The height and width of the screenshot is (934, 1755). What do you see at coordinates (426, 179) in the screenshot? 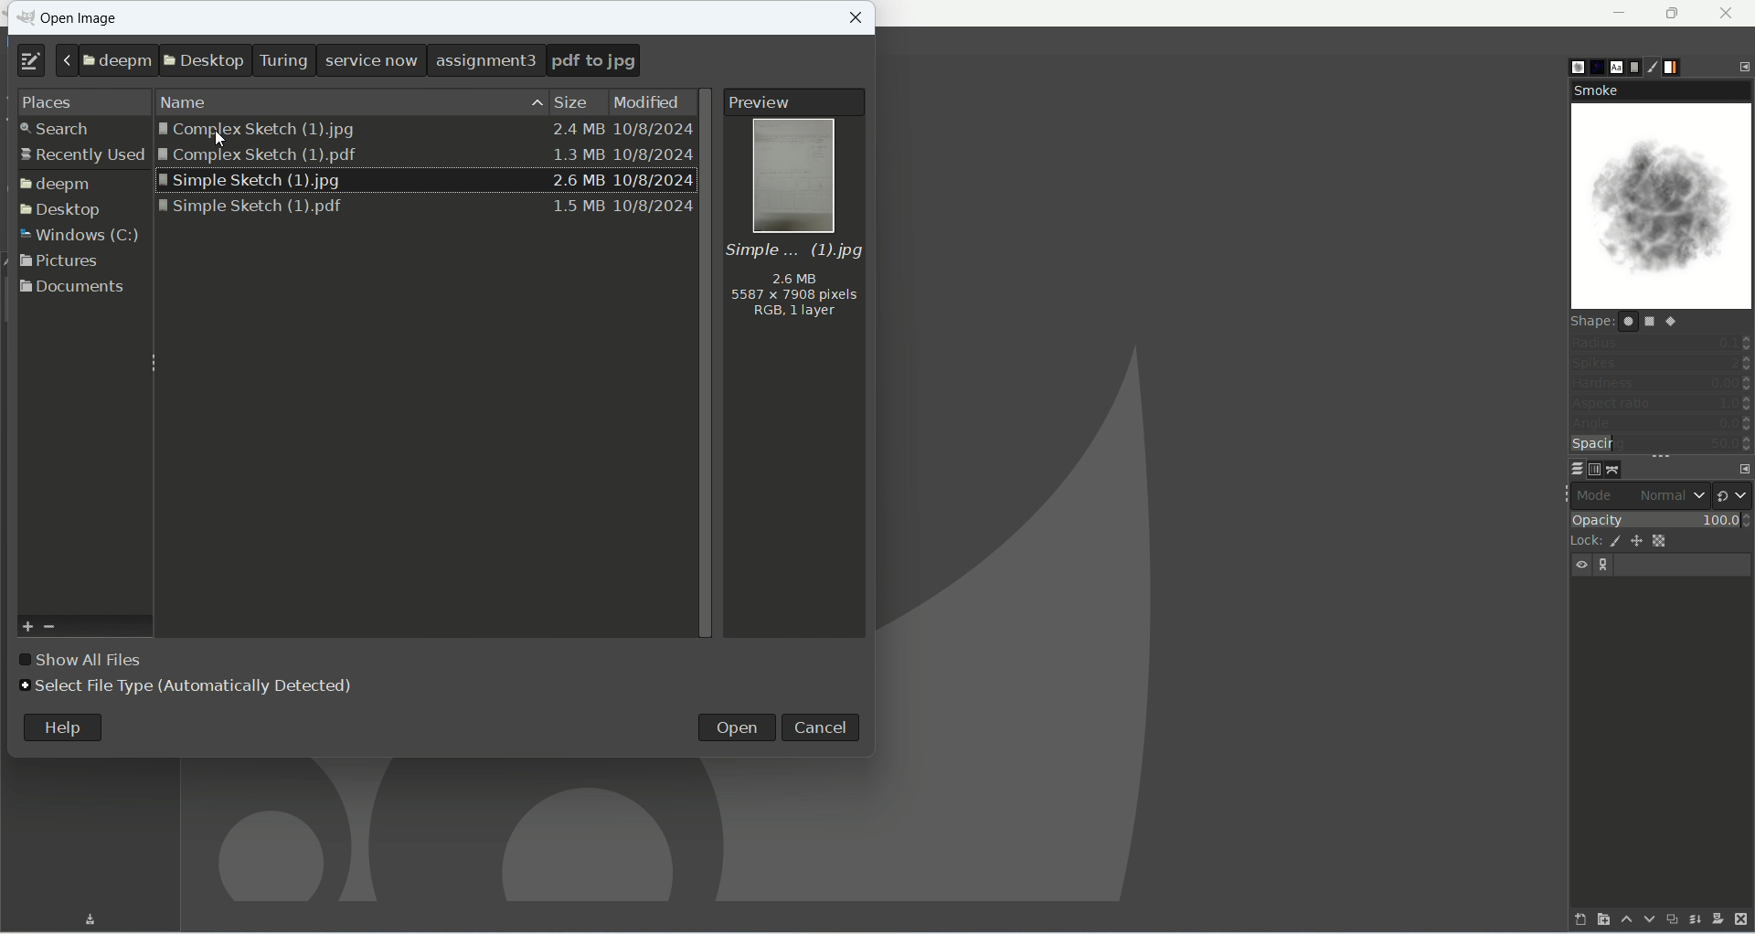
I see `Simple sketch` at bounding box center [426, 179].